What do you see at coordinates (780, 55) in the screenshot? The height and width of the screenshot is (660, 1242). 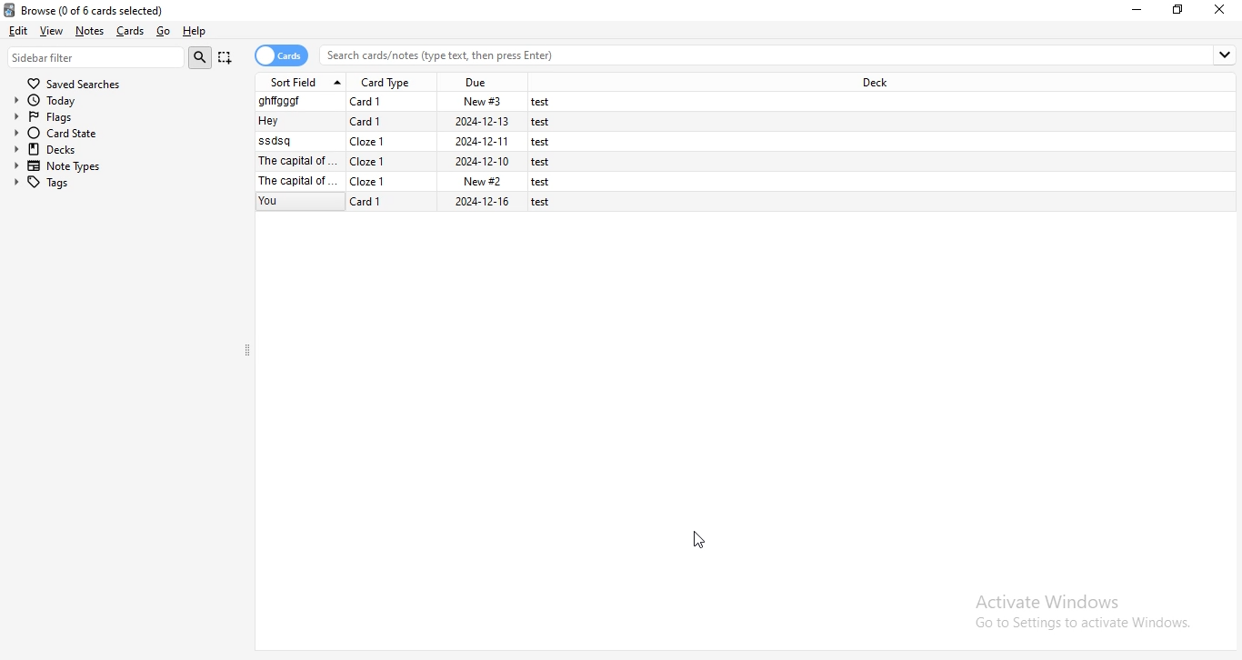 I see `search bar` at bounding box center [780, 55].